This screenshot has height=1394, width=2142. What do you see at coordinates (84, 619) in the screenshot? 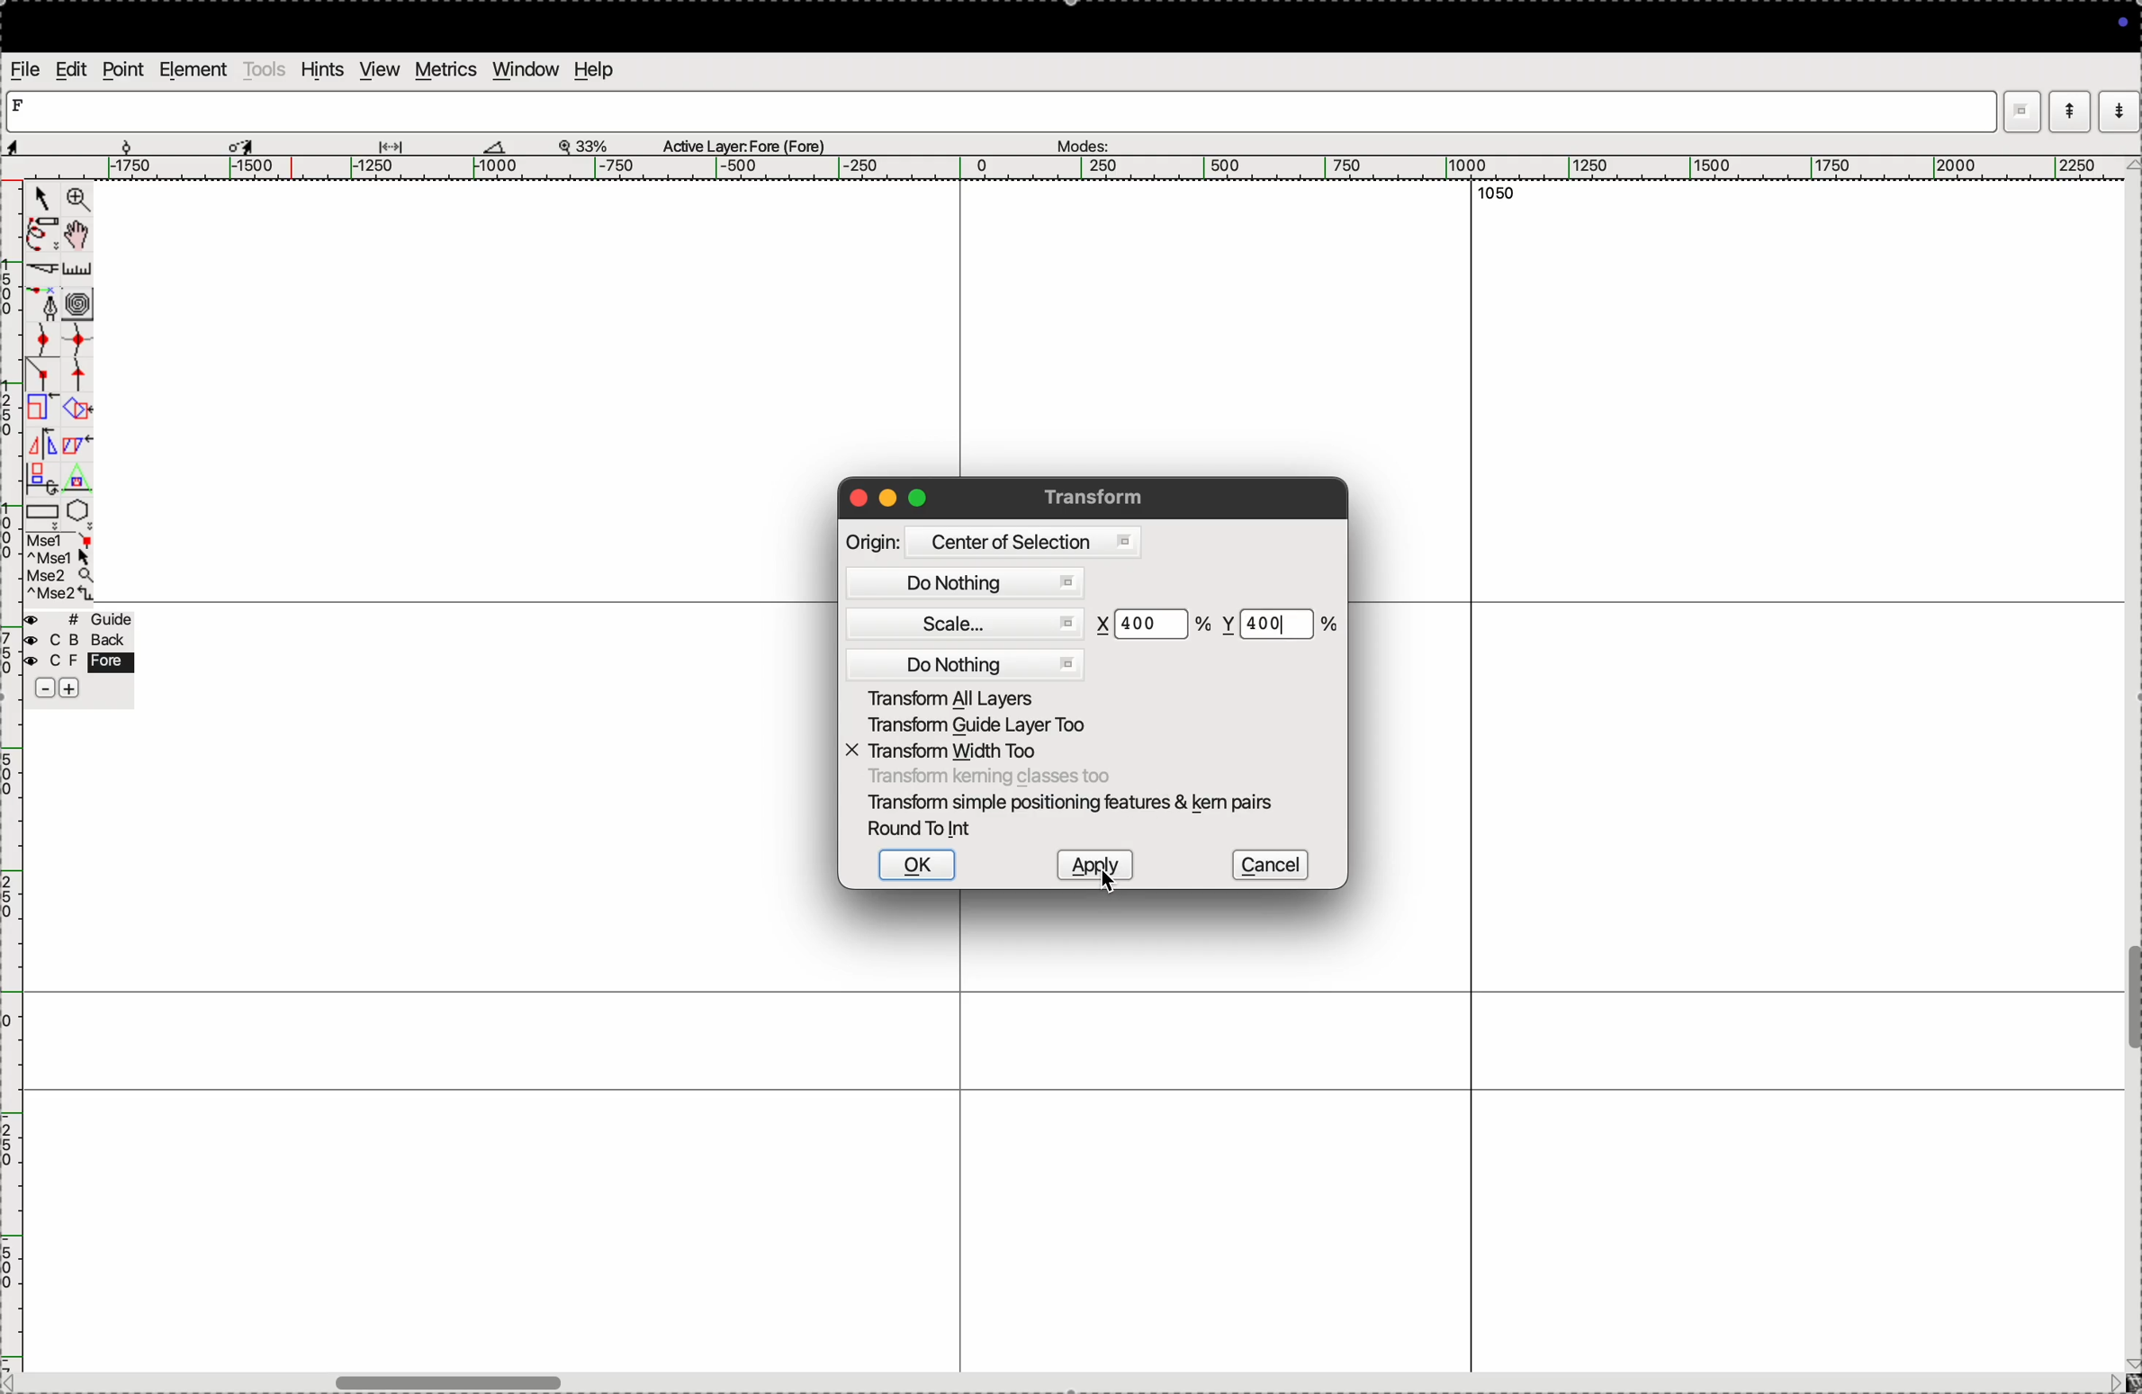
I see `guide` at bounding box center [84, 619].